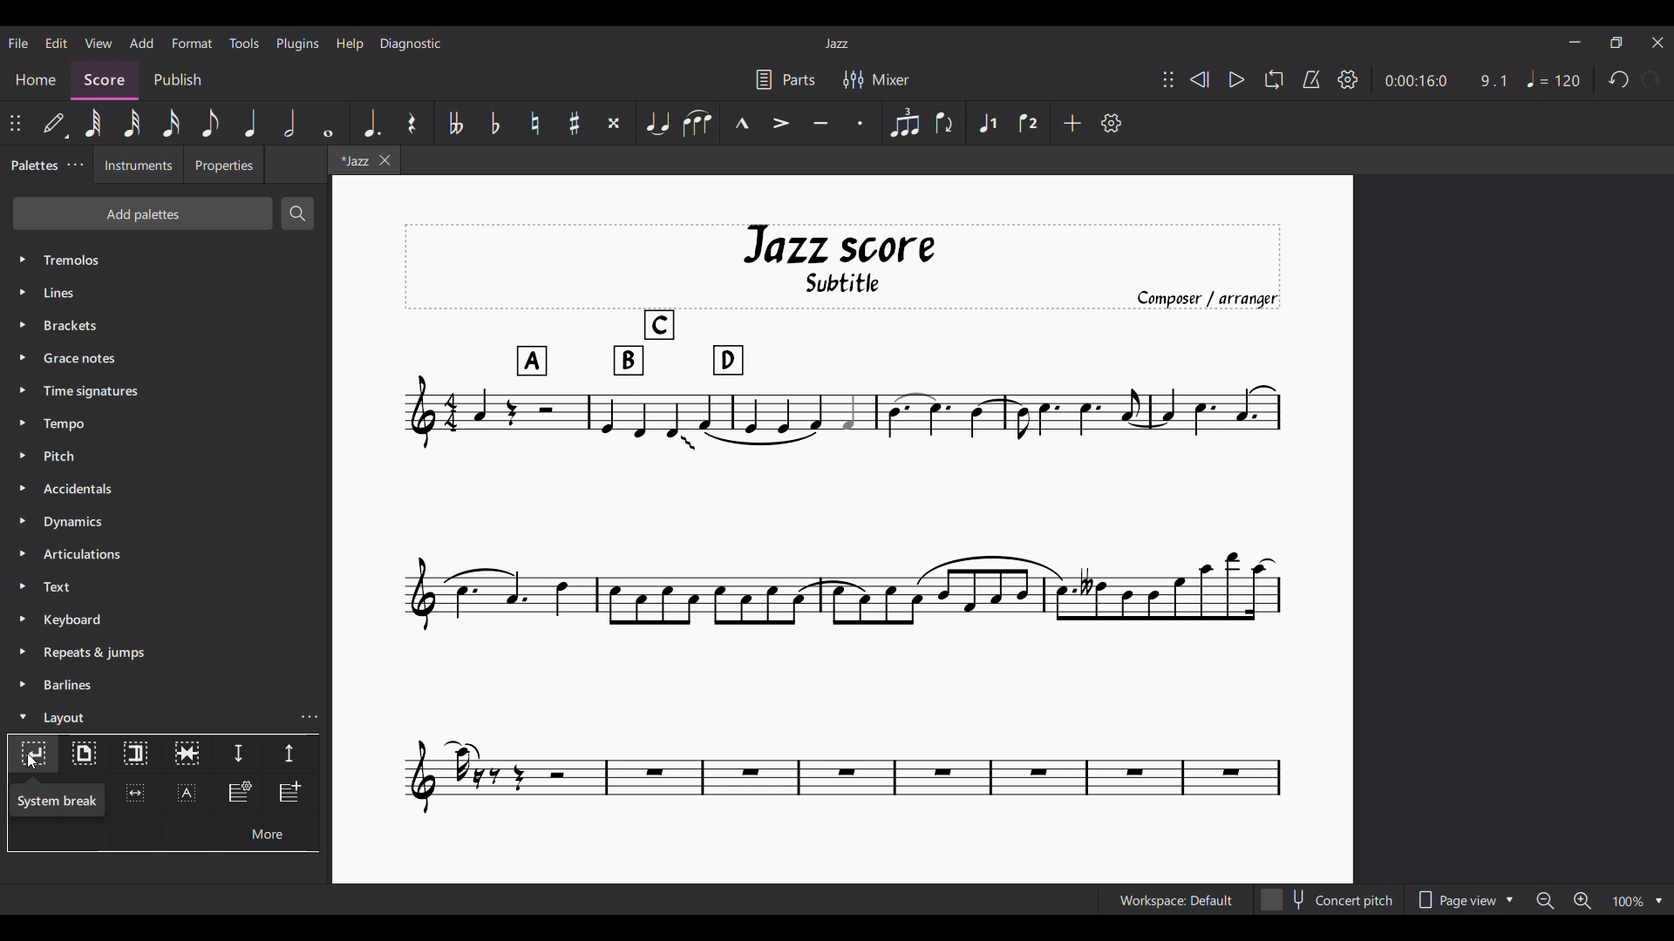 The height and width of the screenshot is (941, 1674). Describe the element at coordinates (265, 832) in the screenshot. I see `More` at that location.